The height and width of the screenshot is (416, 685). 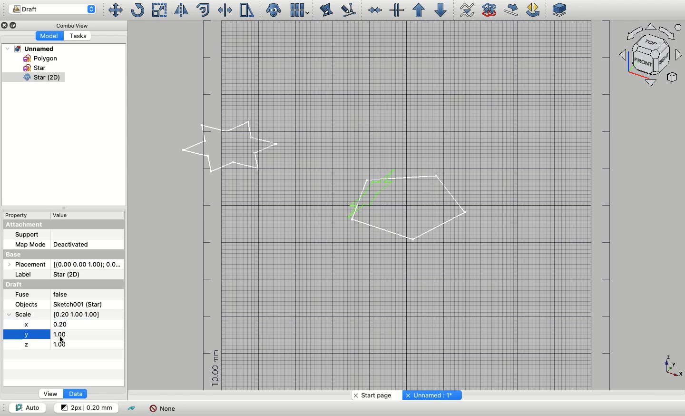 I want to click on Star selected, so click(x=231, y=147).